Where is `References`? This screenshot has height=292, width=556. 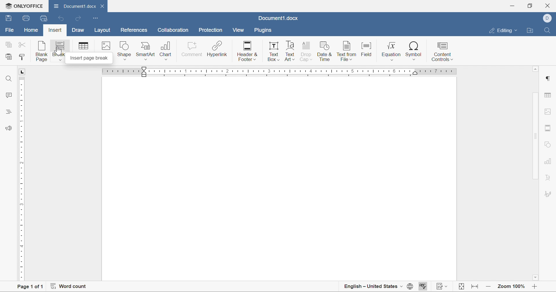 References is located at coordinates (133, 31).